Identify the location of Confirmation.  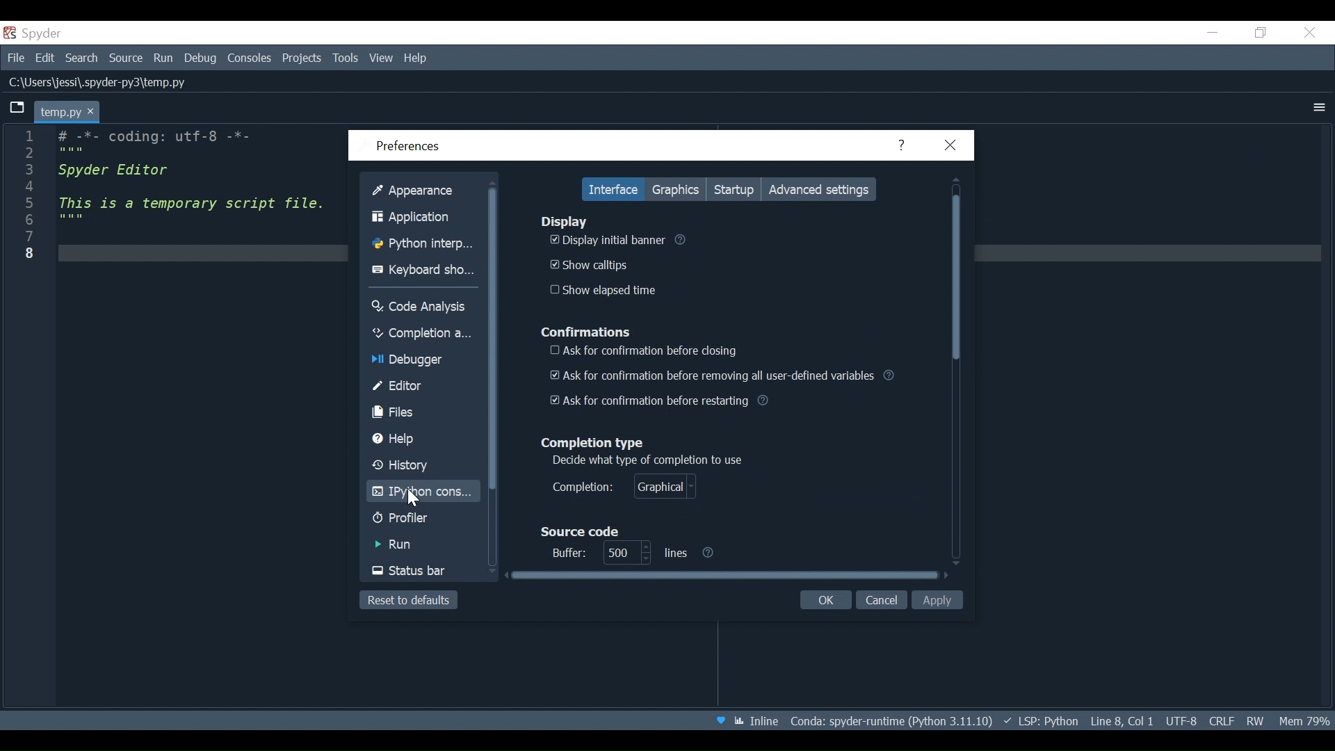
(585, 333).